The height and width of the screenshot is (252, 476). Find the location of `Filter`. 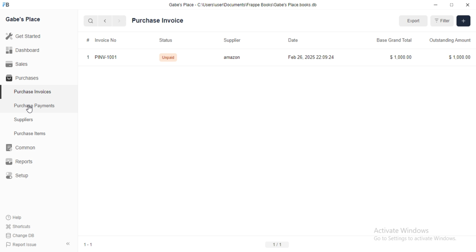

Filter is located at coordinates (442, 21).